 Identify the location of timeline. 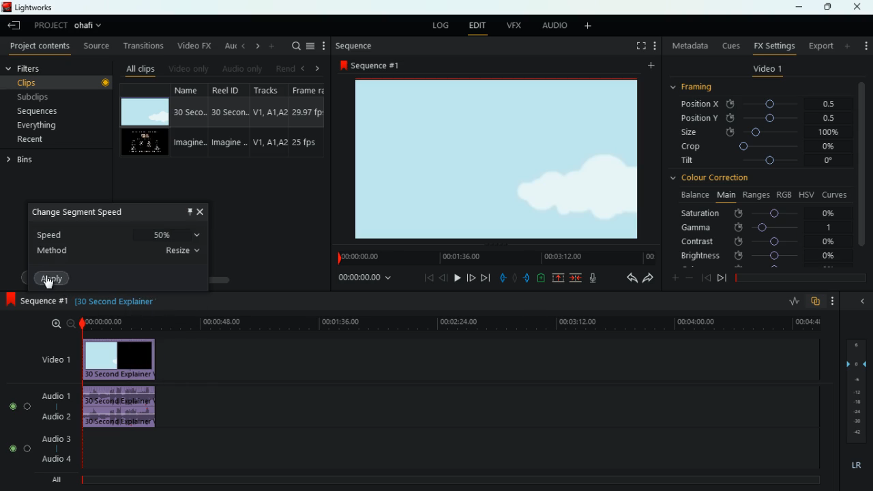
(798, 276).